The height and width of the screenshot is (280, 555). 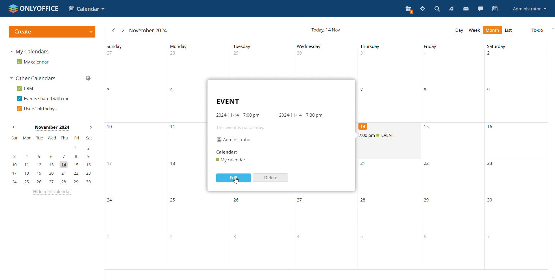 What do you see at coordinates (495, 9) in the screenshot?
I see `calendar` at bounding box center [495, 9].